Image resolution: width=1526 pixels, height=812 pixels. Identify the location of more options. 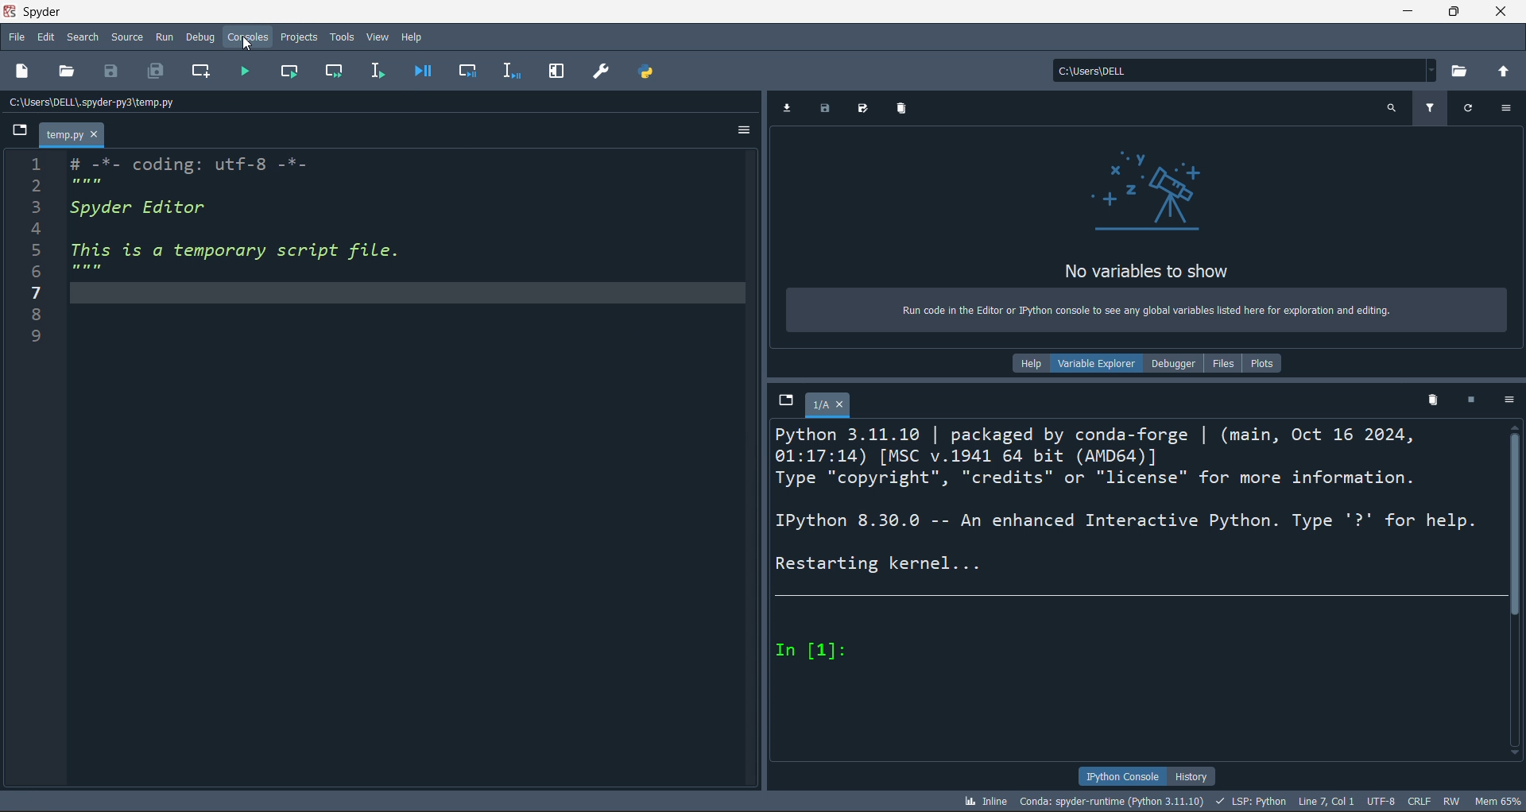
(1509, 109).